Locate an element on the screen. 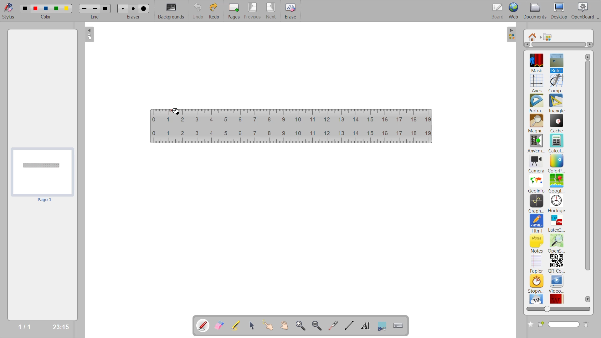  stylus is located at coordinates (7, 10).